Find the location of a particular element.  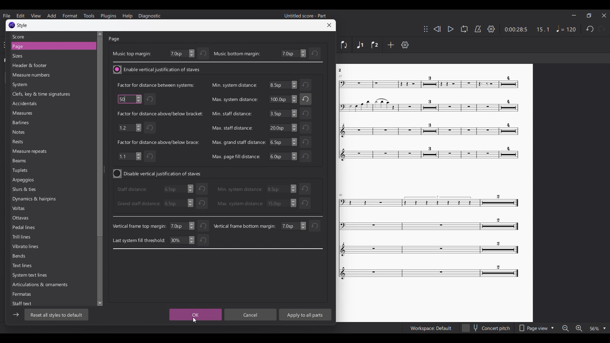

Header & footer is located at coordinates (48, 66).